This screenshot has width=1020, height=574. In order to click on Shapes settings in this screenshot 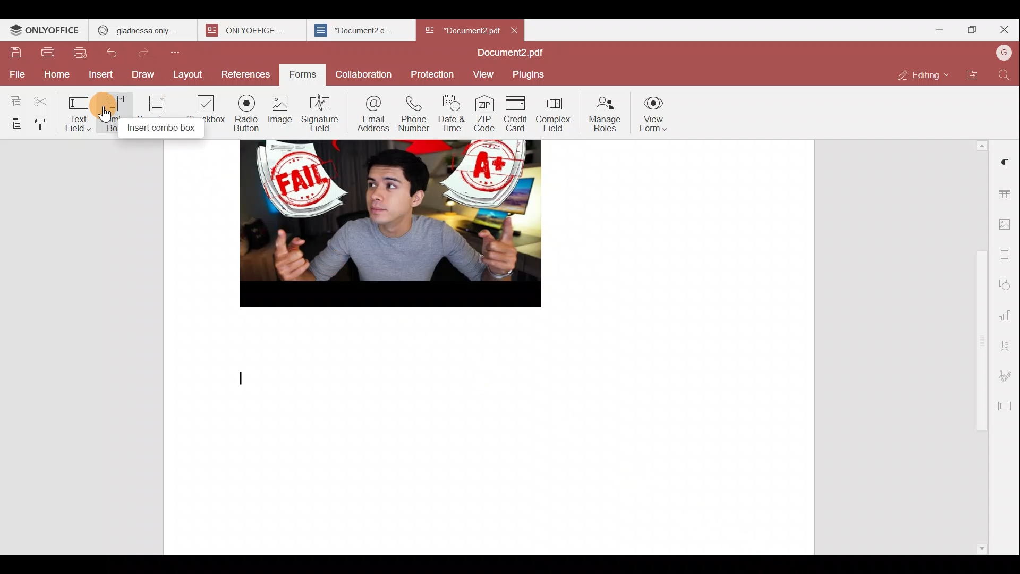, I will do `click(1008, 283)`.